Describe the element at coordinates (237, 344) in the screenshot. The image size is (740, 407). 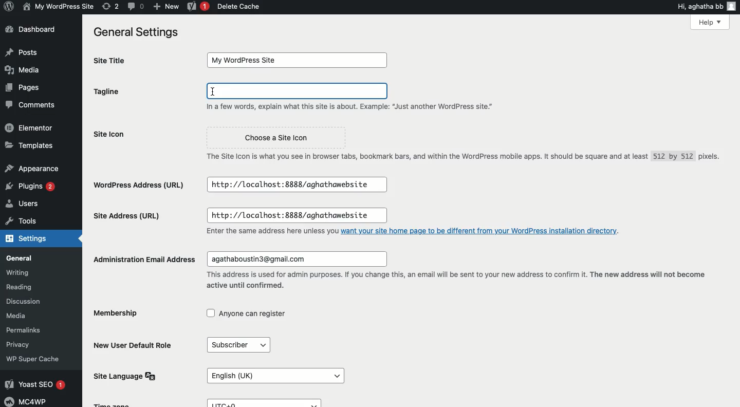
I see `Subscriber` at that location.